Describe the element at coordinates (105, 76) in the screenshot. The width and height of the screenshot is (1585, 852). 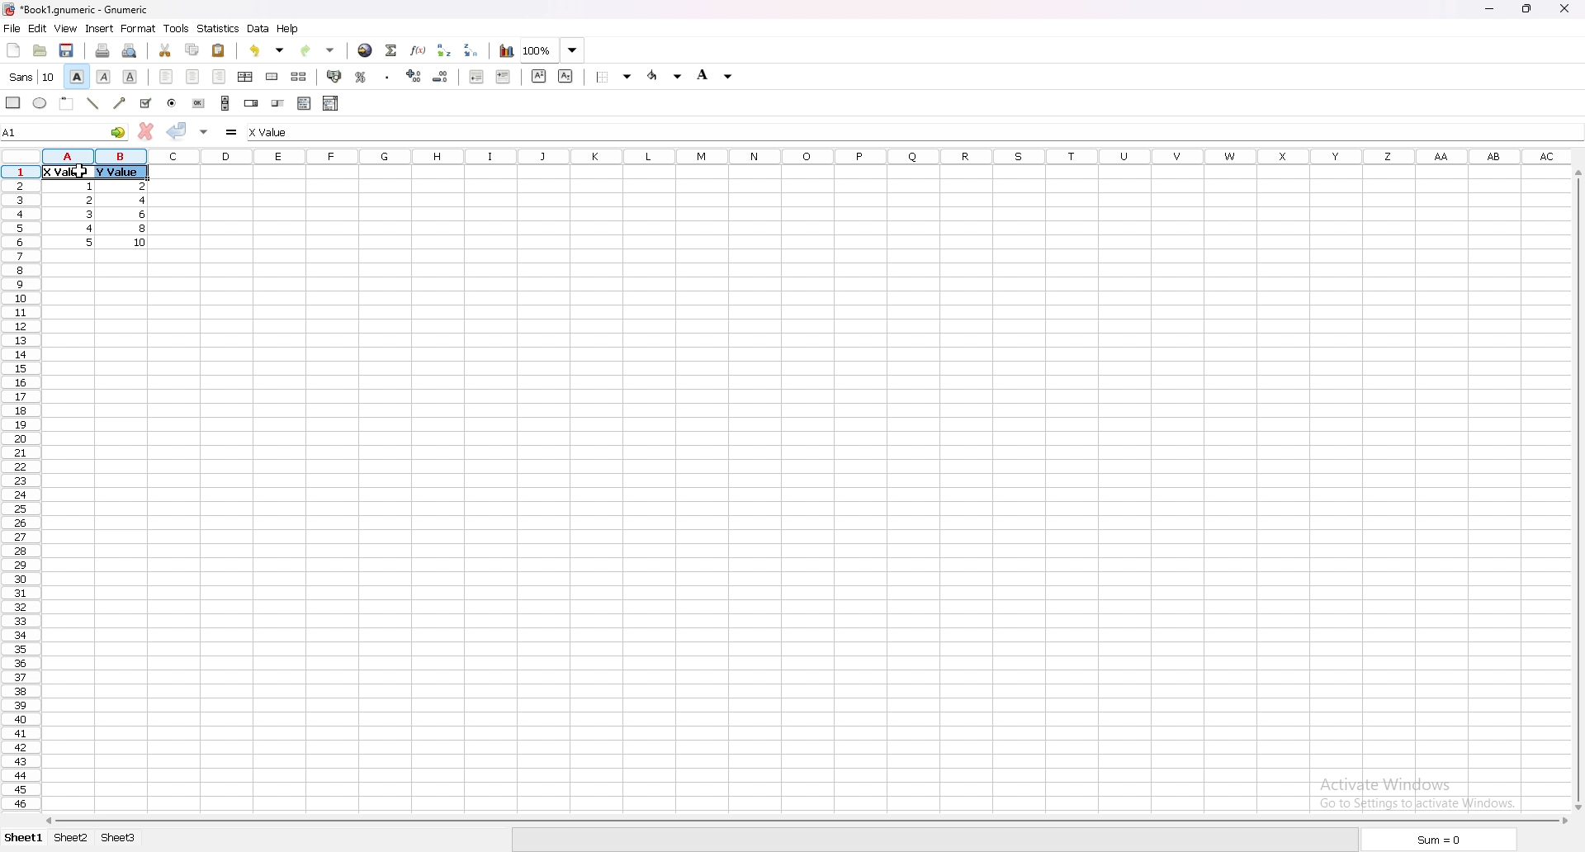
I see `italic` at that location.